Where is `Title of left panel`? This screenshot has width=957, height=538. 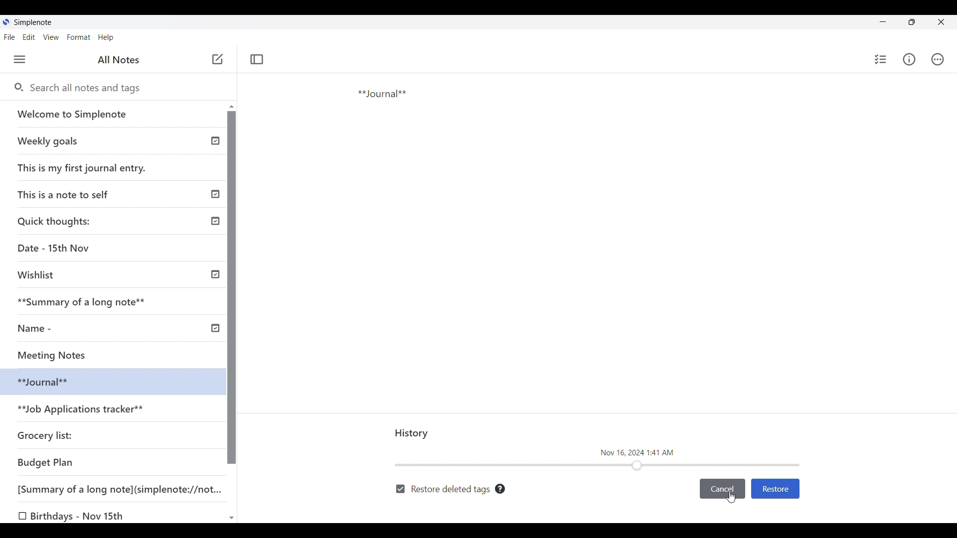 Title of left panel is located at coordinates (119, 60).